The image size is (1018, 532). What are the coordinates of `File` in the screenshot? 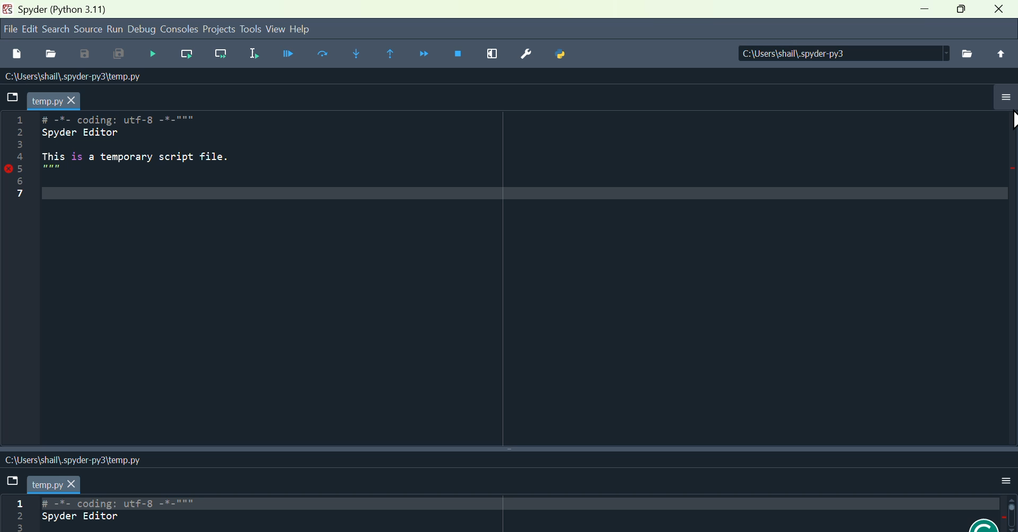 It's located at (968, 54).